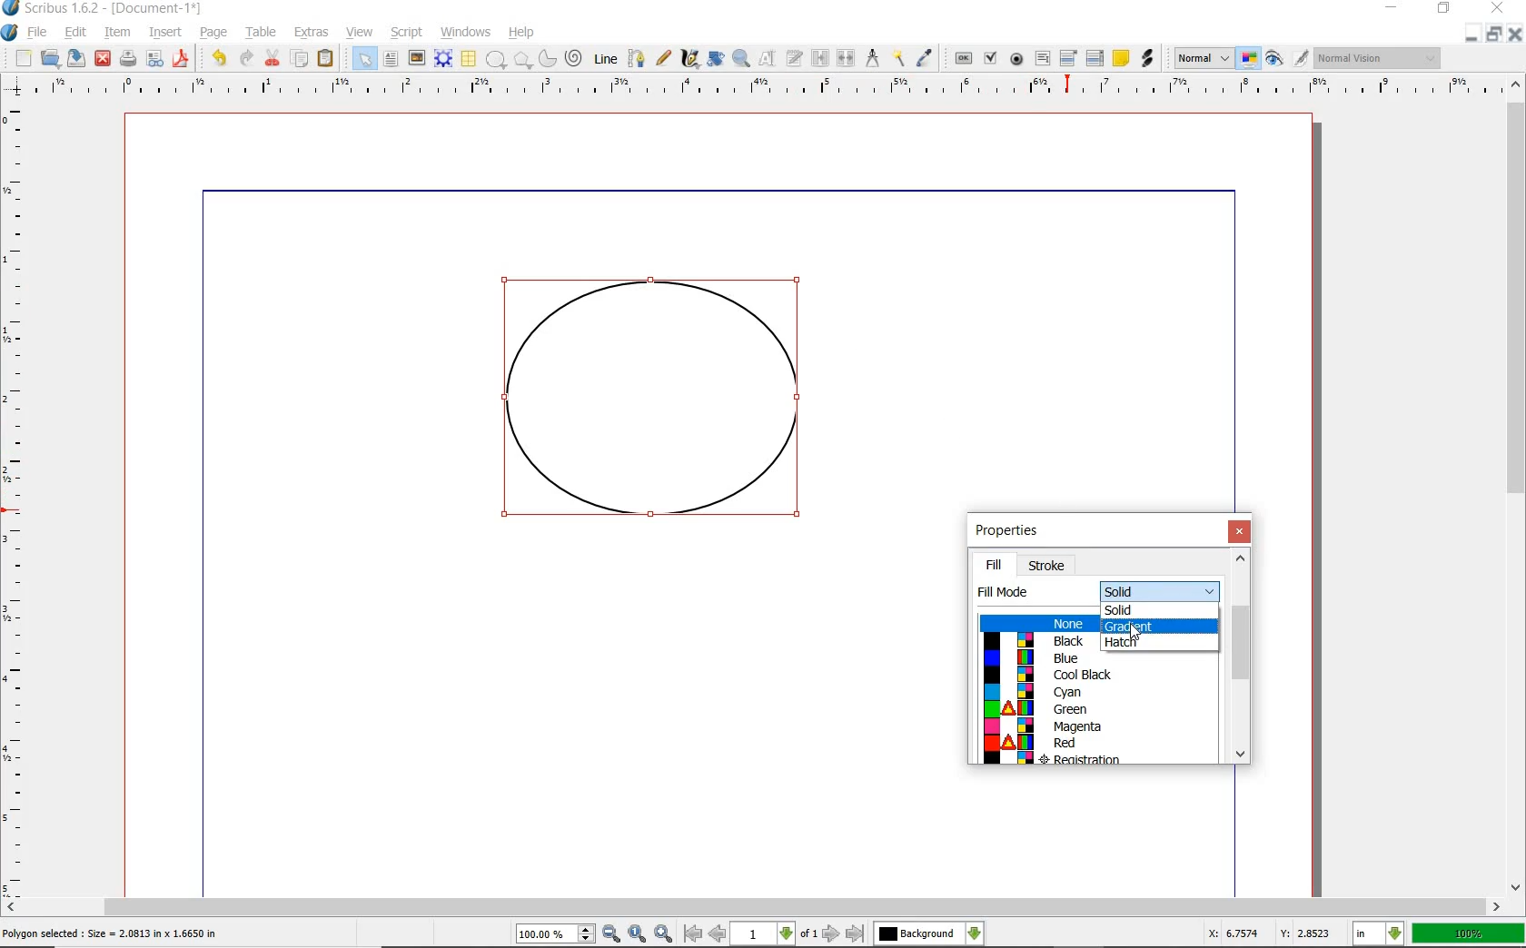  I want to click on MEASUREMENTS, so click(872, 59).